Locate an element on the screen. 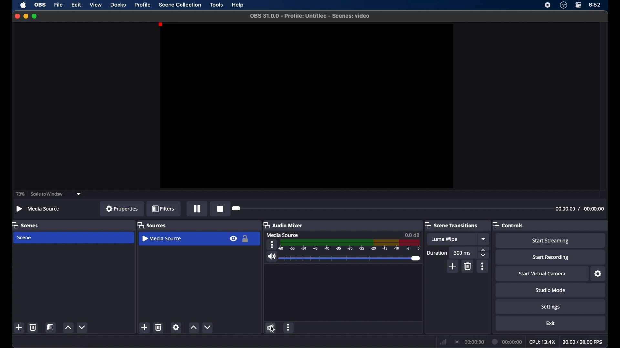  300 ms is located at coordinates (462, 252).